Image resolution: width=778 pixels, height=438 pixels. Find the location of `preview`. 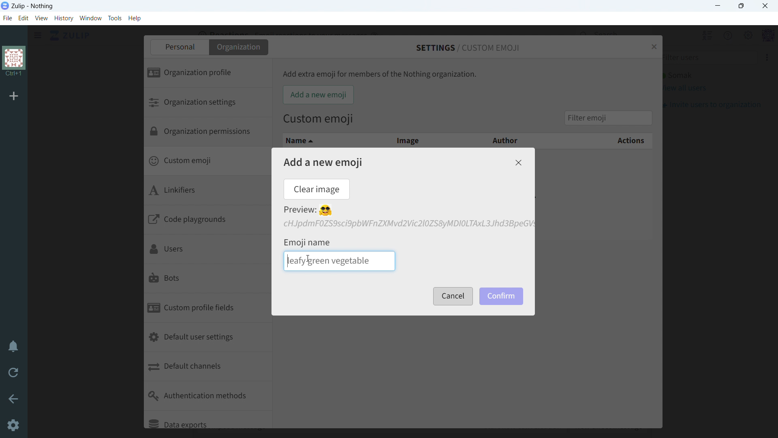

preview is located at coordinates (308, 210).